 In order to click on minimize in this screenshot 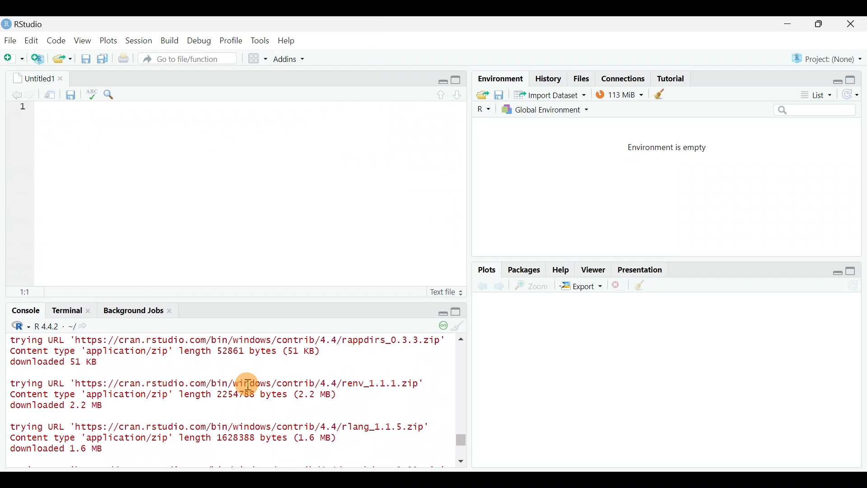, I will do `click(792, 24)`.